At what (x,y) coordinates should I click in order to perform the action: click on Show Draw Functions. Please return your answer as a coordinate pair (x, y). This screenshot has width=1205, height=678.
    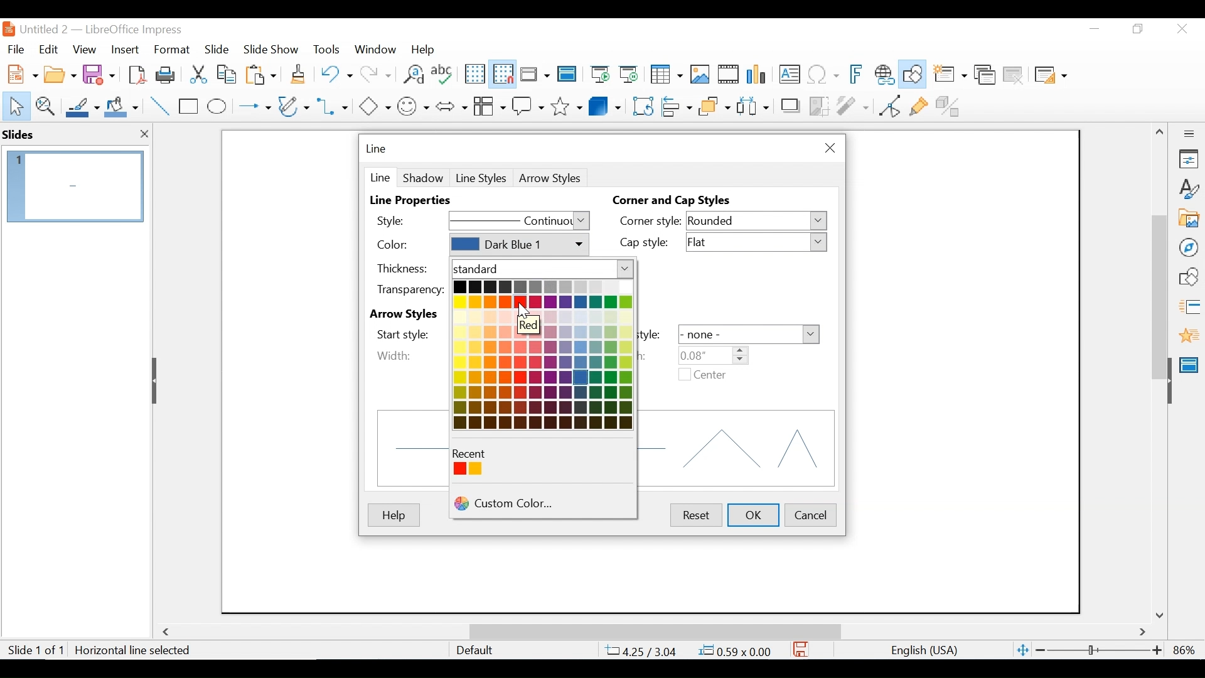
    Looking at the image, I should click on (914, 75).